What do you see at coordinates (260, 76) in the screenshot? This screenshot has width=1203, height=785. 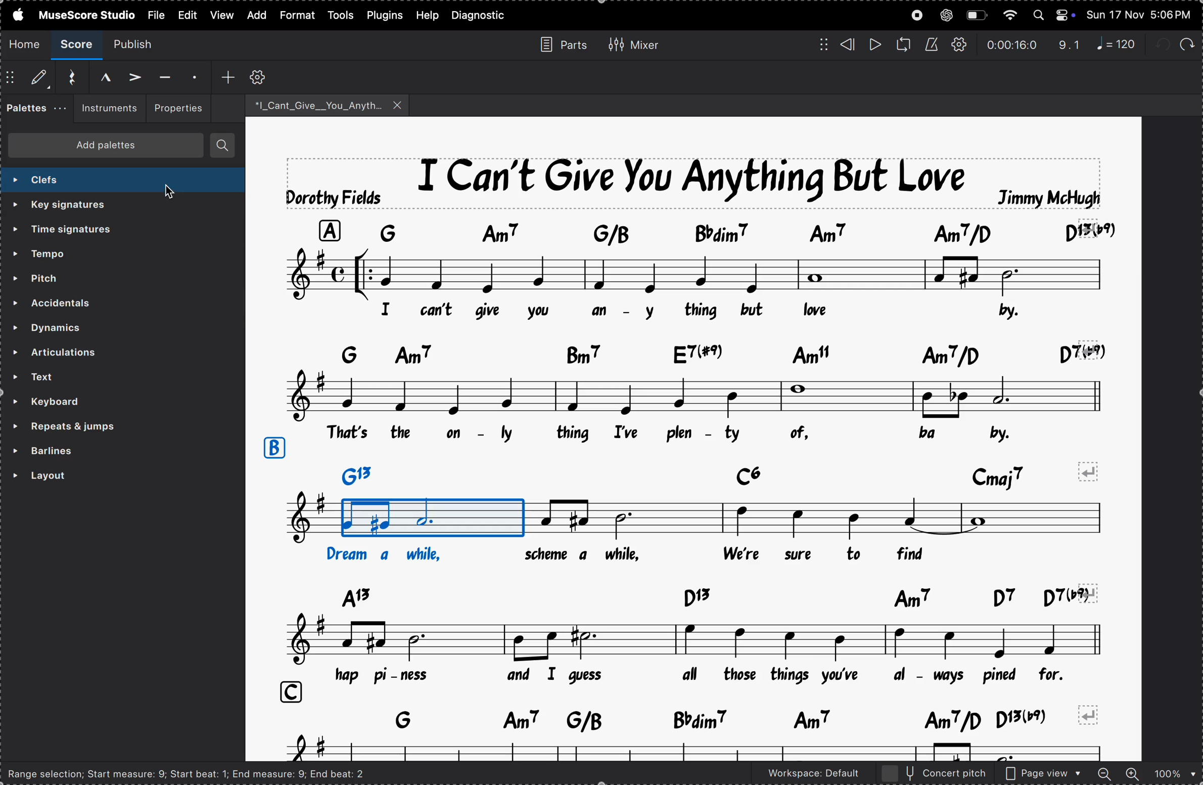 I see `customize toolbar` at bounding box center [260, 76].